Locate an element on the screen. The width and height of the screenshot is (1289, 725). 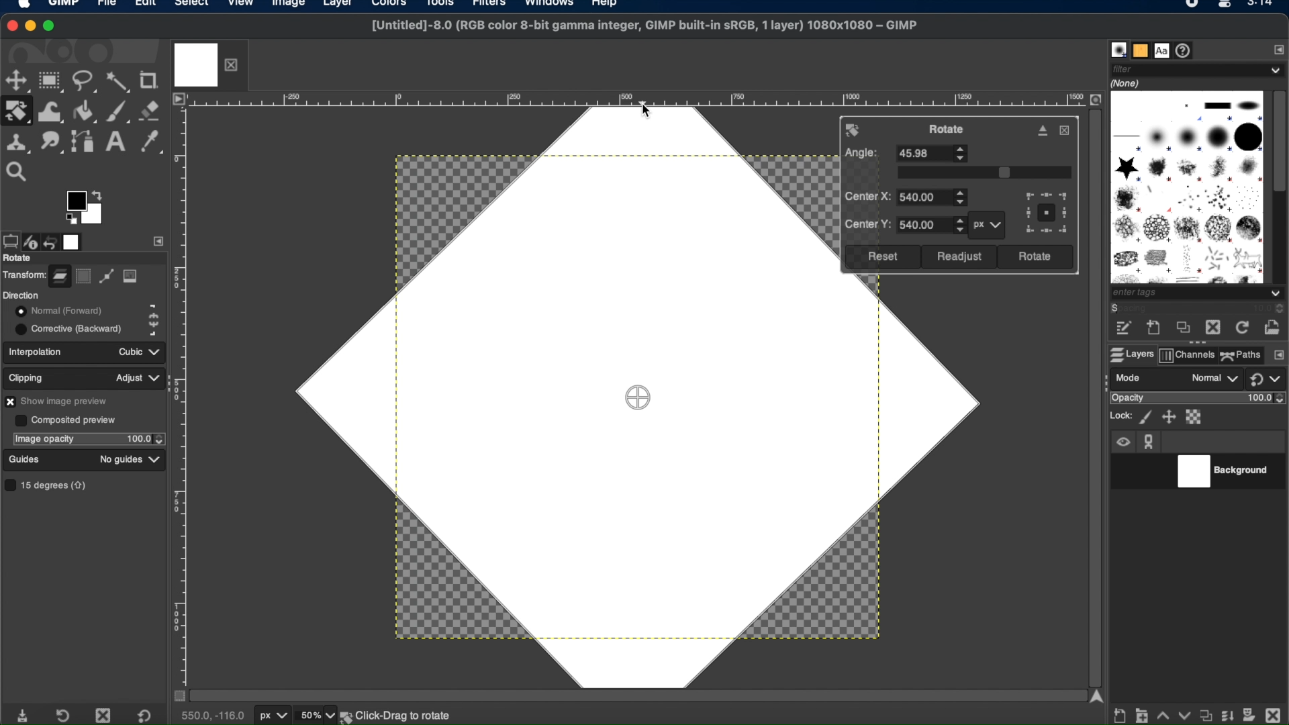
opacity level stepper buttons is located at coordinates (1268, 398).